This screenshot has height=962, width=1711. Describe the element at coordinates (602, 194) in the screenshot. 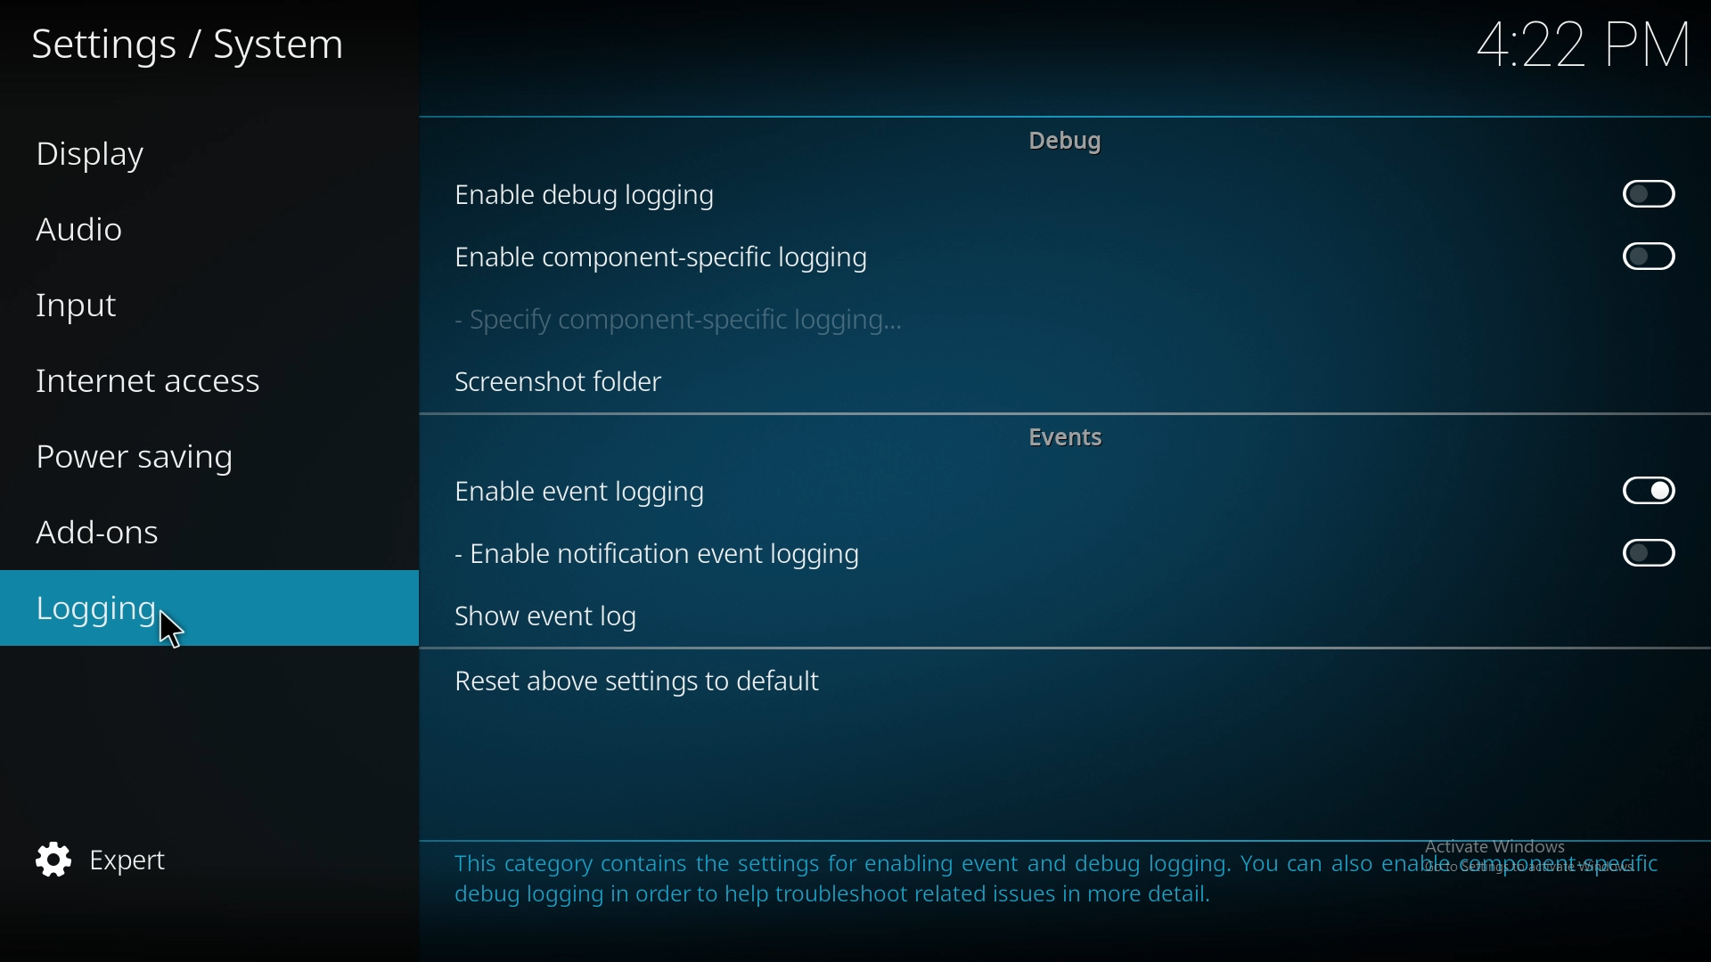

I see `enable debug logging` at that location.